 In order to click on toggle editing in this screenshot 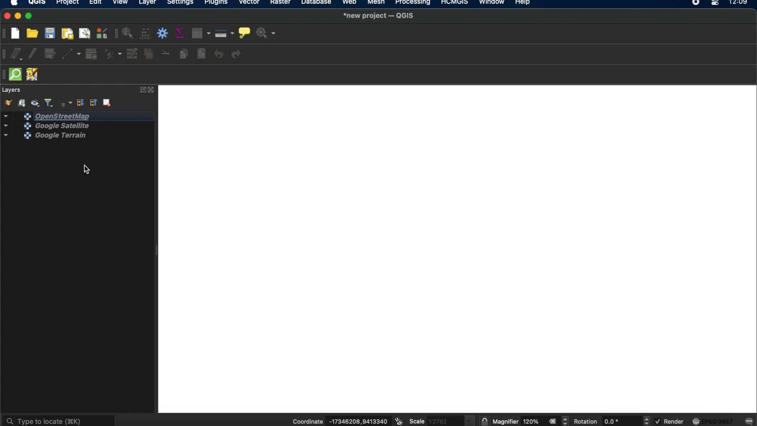, I will do `click(33, 54)`.